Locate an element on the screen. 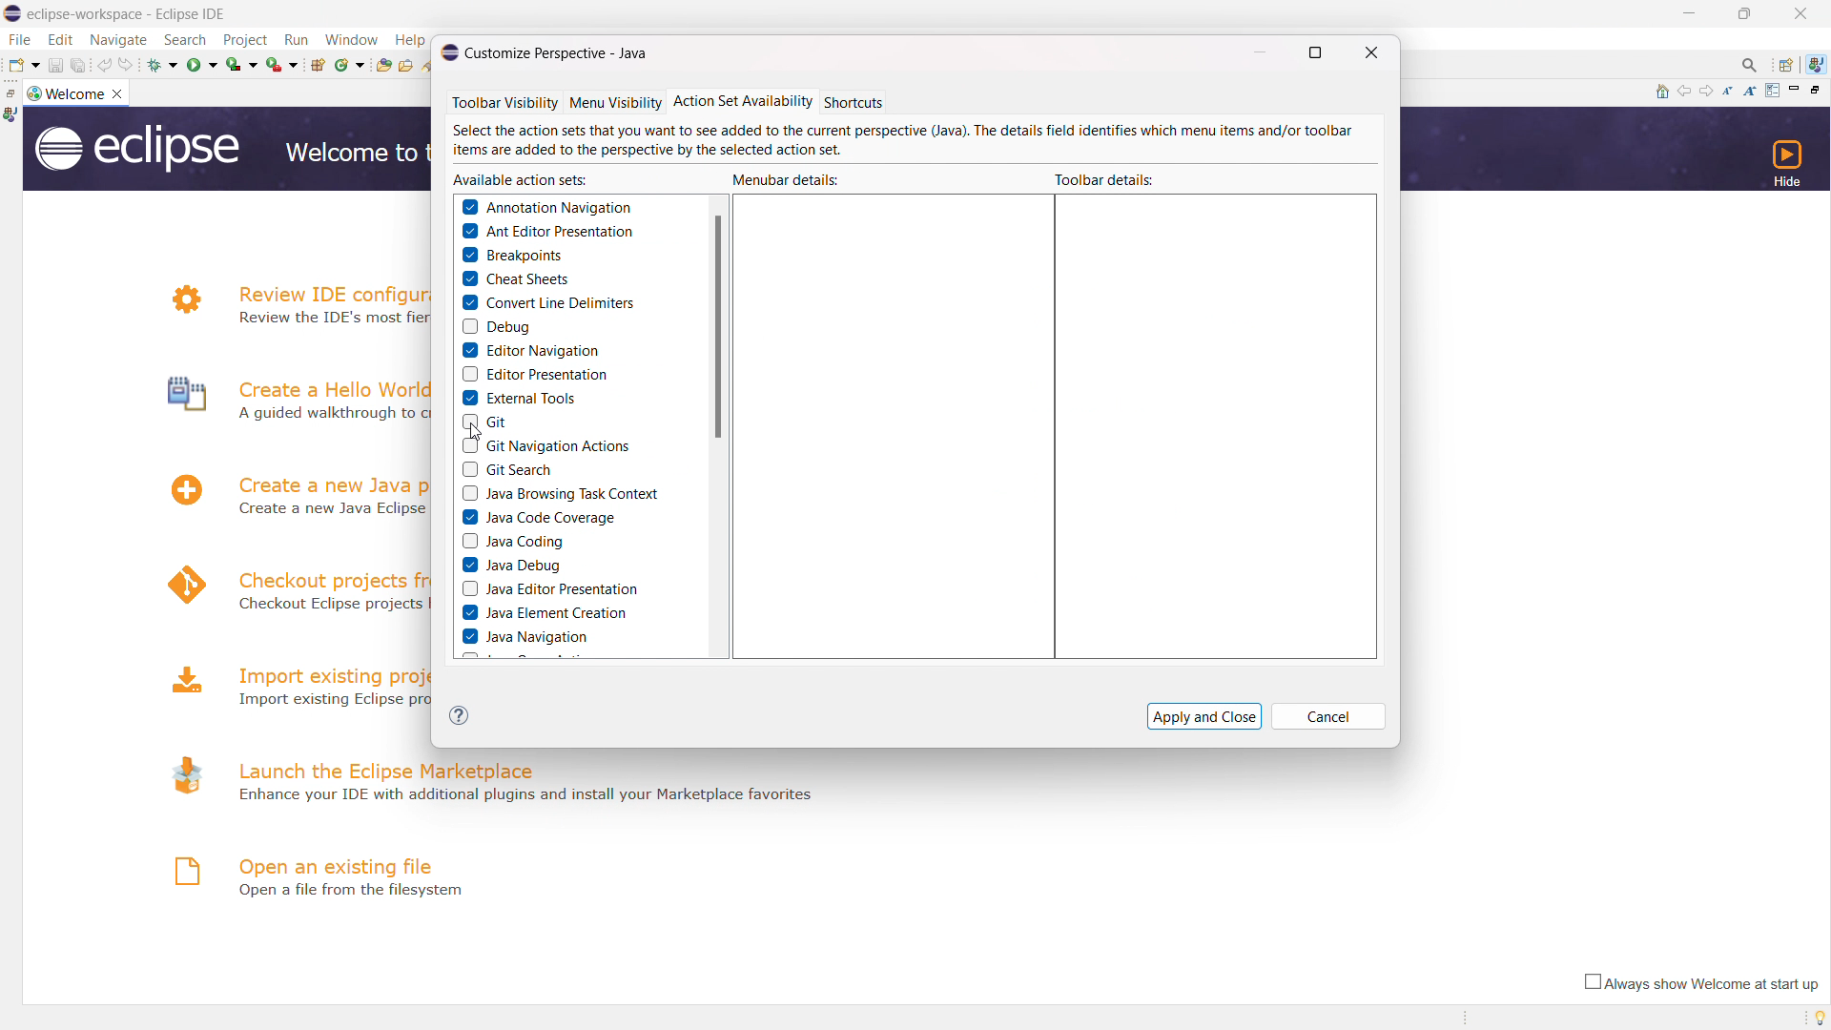 The image size is (1831, 1030). Help  is located at coordinates (409, 37).